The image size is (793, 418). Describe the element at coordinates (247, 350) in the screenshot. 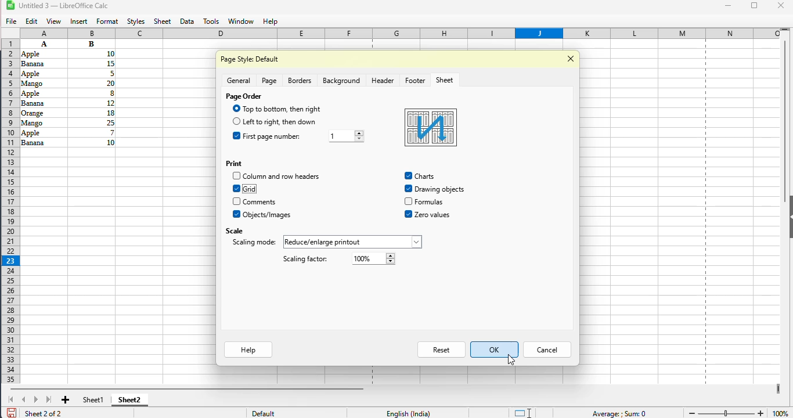

I see `help` at that location.